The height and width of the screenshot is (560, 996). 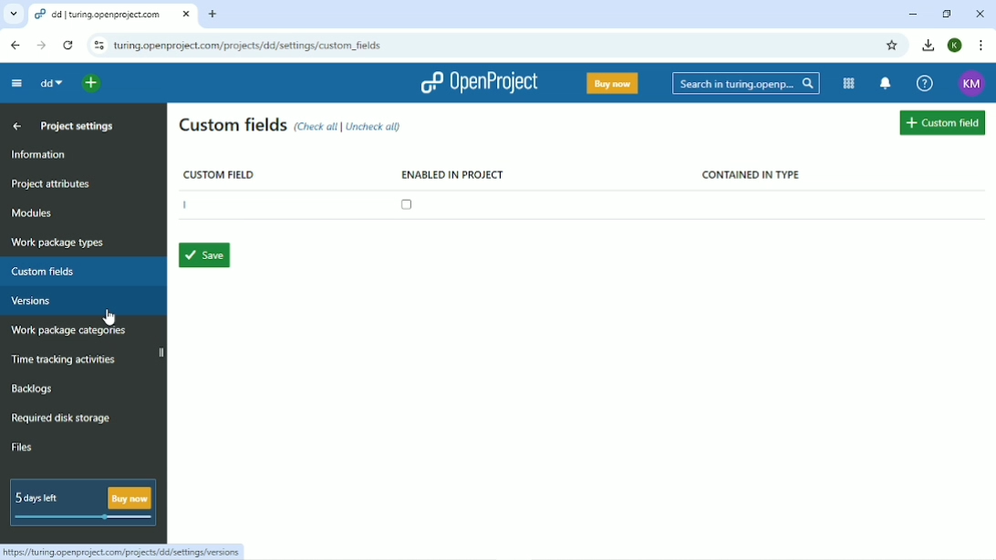 I want to click on Project settings, so click(x=77, y=125).